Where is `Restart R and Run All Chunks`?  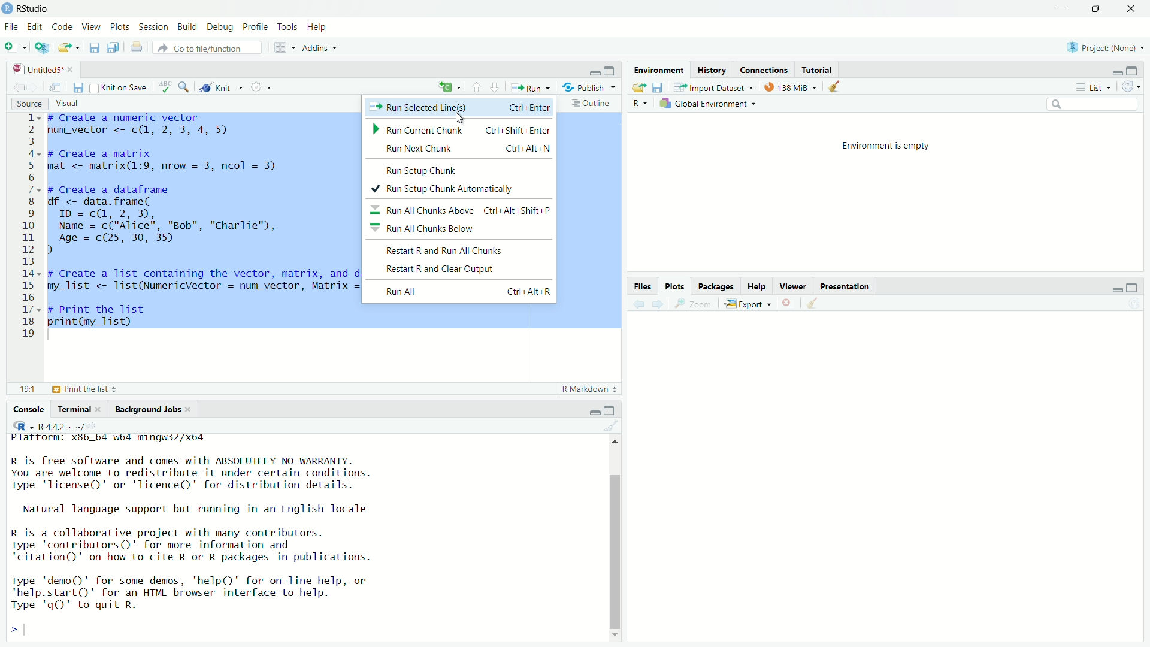 Restart R and Run All Chunks is located at coordinates (445, 250).